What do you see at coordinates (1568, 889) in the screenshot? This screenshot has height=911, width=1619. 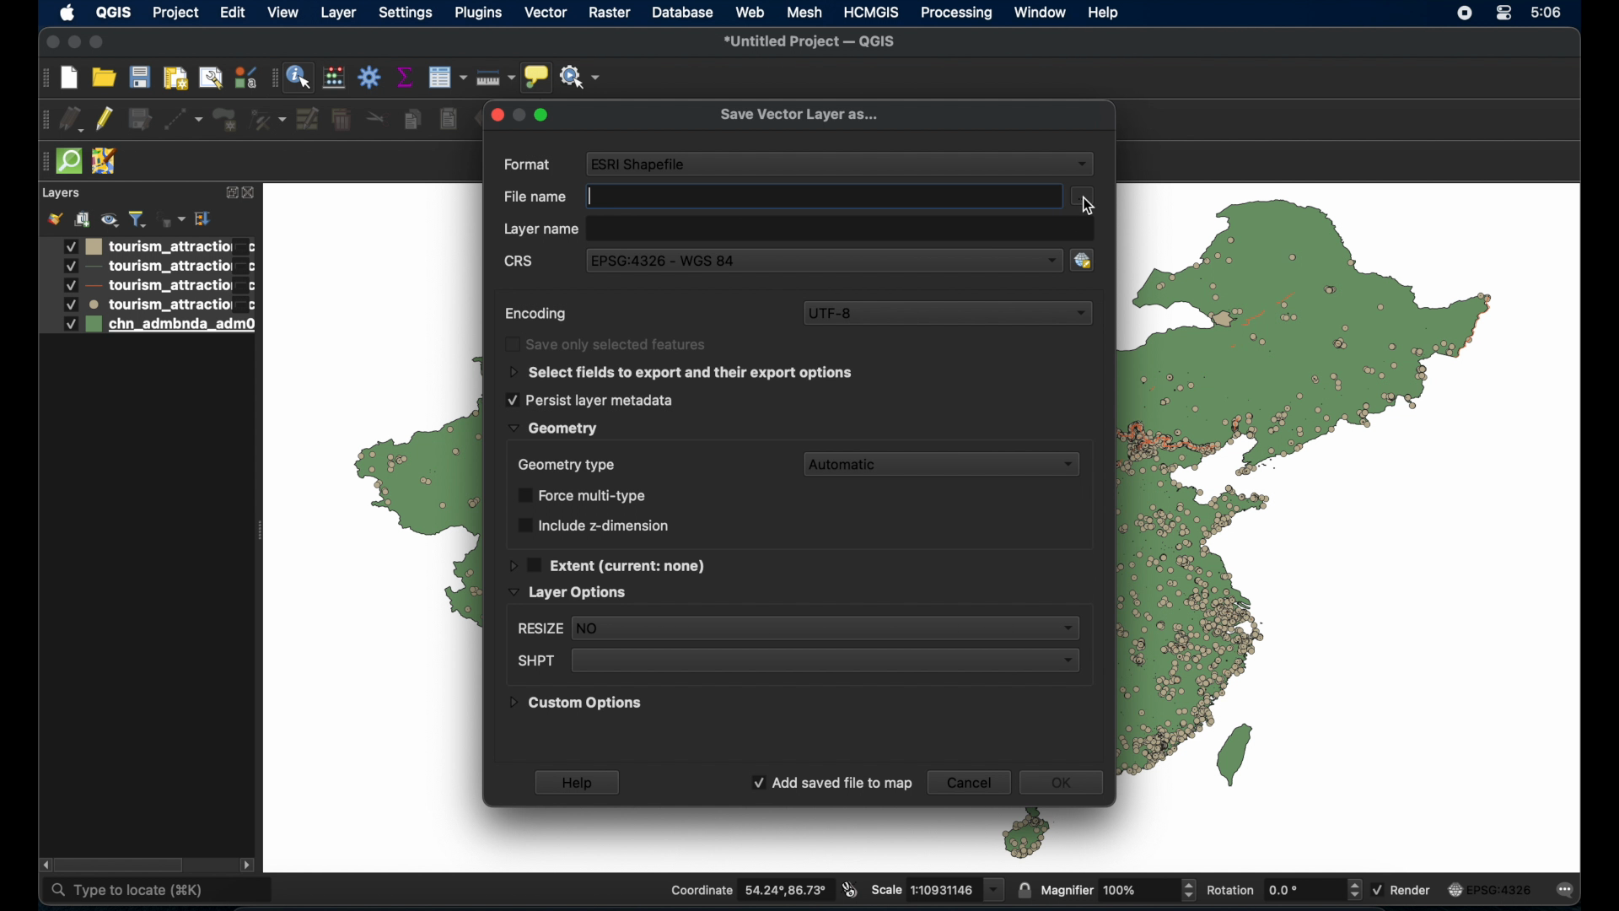 I see `messages` at bounding box center [1568, 889].